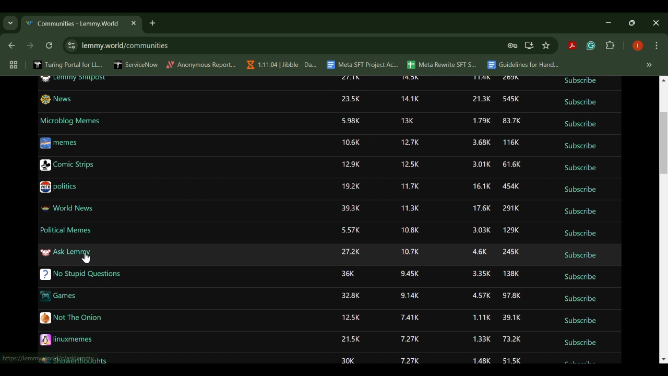 Image resolution: width=668 pixels, height=376 pixels. What do you see at coordinates (133, 23) in the screenshot?
I see `Close Tab` at bounding box center [133, 23].